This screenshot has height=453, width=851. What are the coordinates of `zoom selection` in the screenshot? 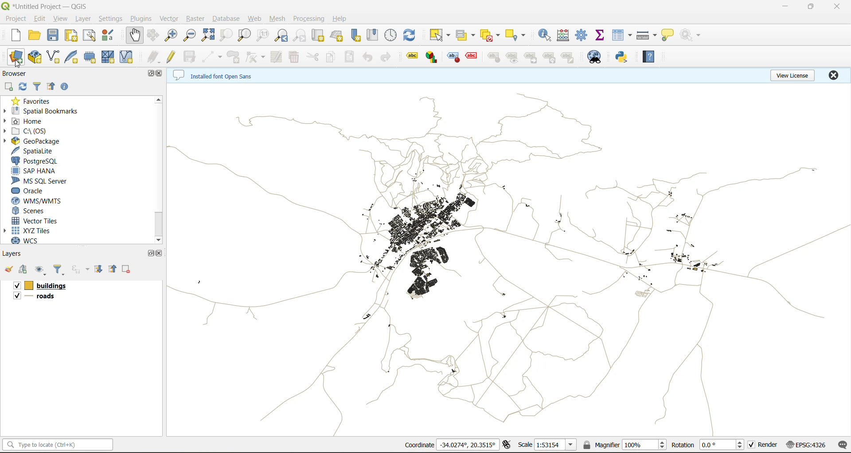 It's located at (225, 36).